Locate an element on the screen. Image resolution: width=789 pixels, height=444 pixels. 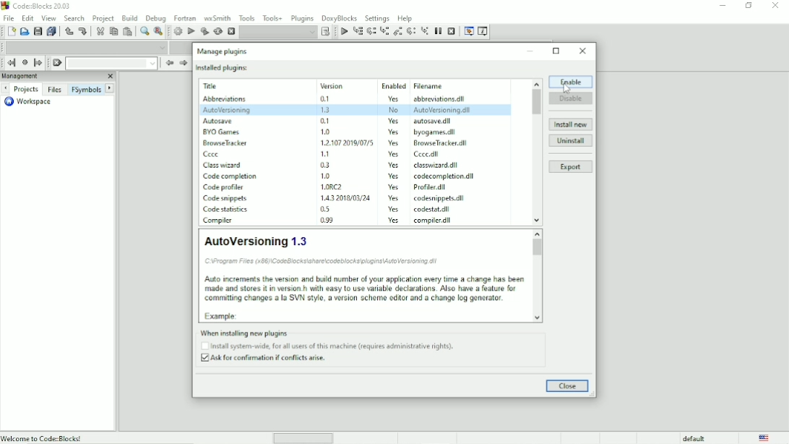
Yes is located at coordinates (393, 187).